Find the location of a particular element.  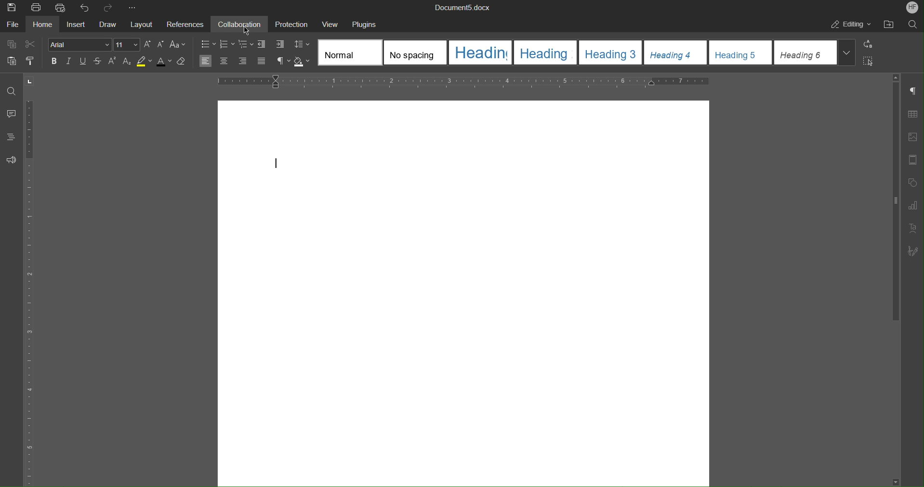

vertical scroll bar is located at coordinates (893, 199).